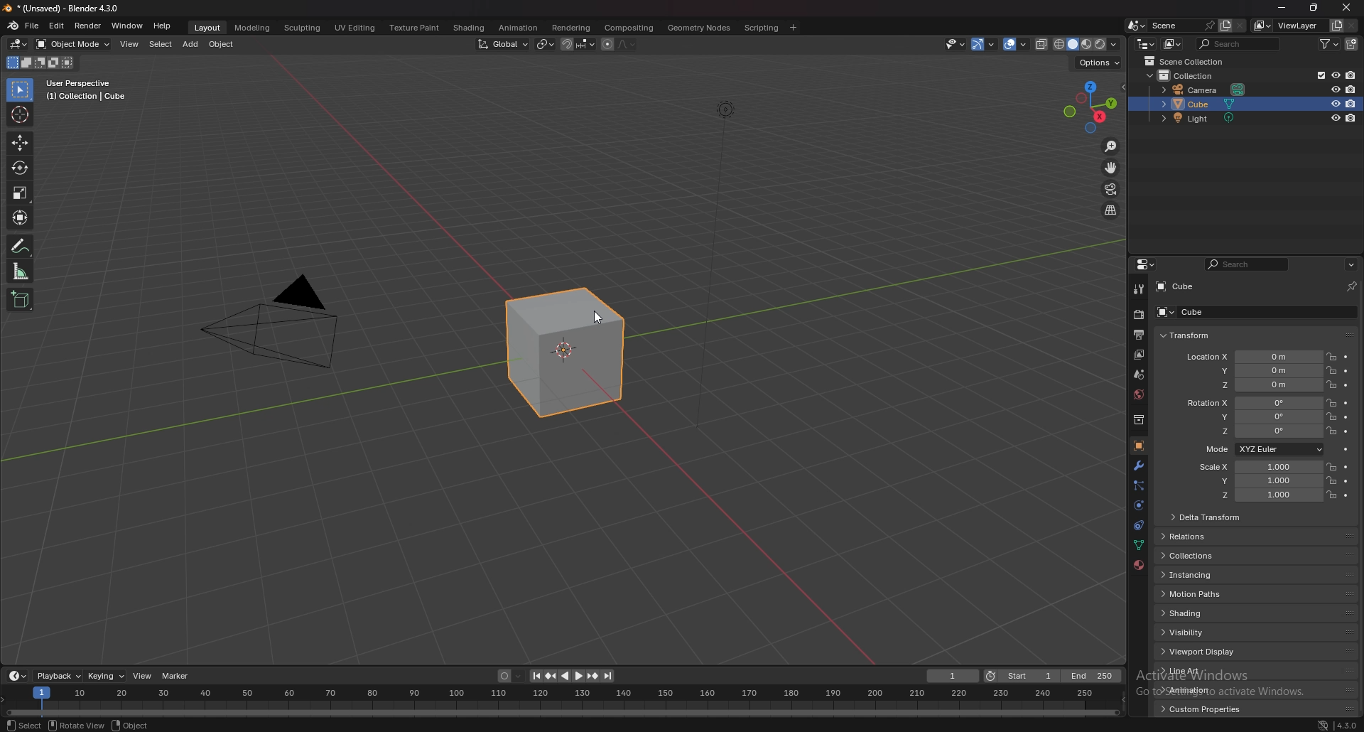  Describe the element at coordinates (1351, 89) in the screenshot. I see `disable in render` at that location.